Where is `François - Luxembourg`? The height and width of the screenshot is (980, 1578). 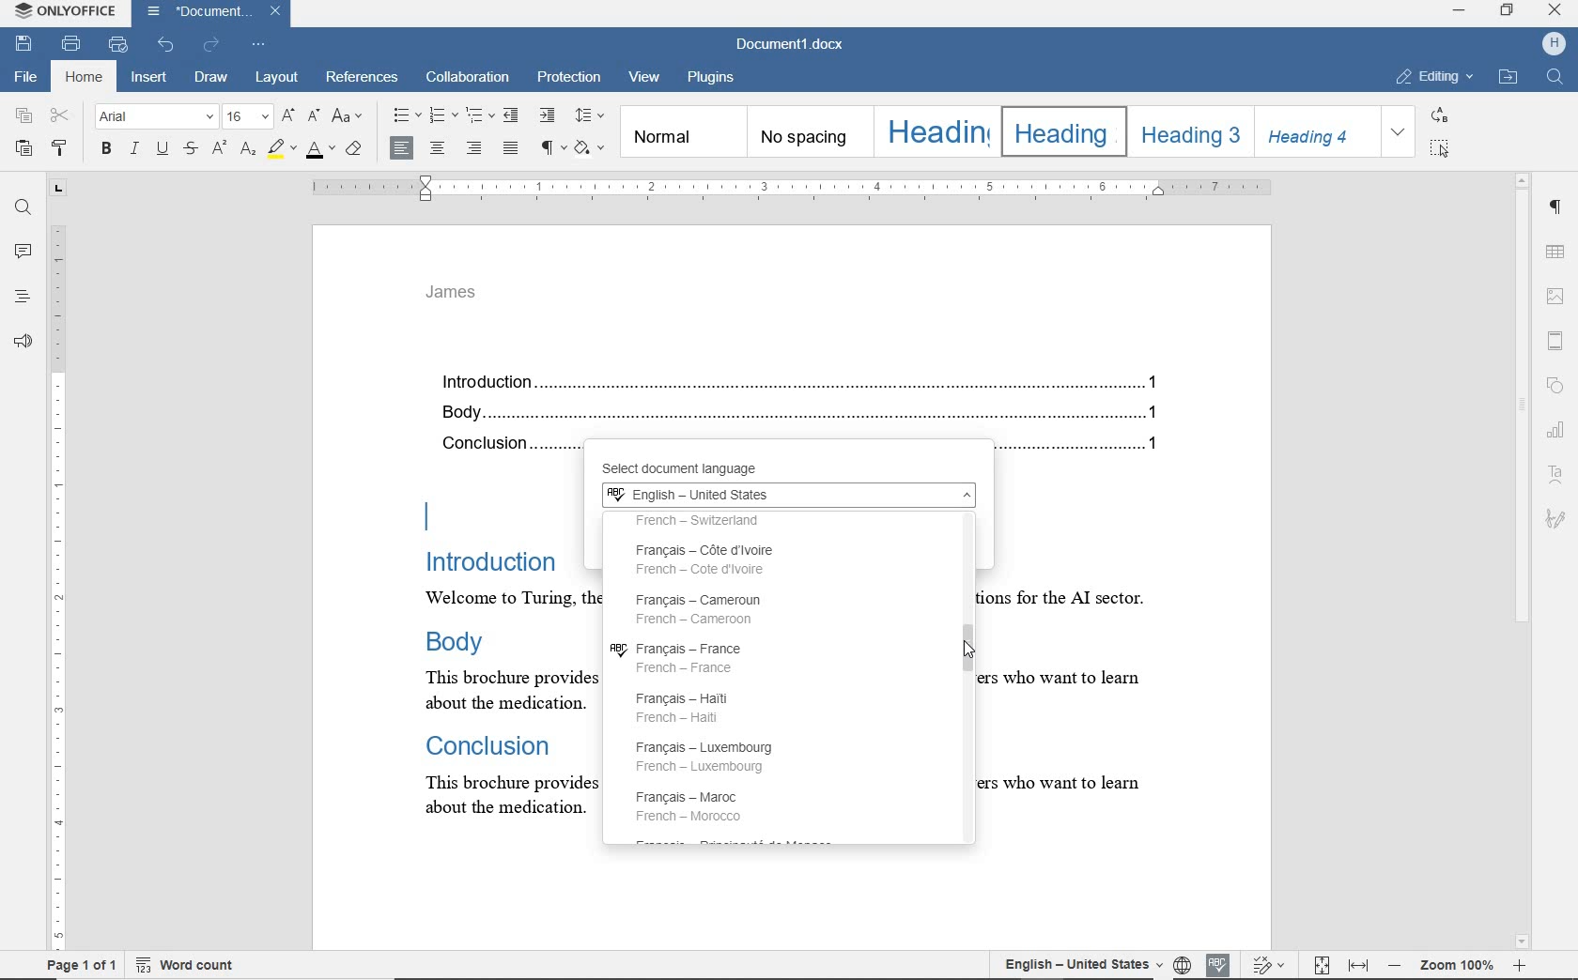 François - Luxembourg is located at coordinates (715, 755).